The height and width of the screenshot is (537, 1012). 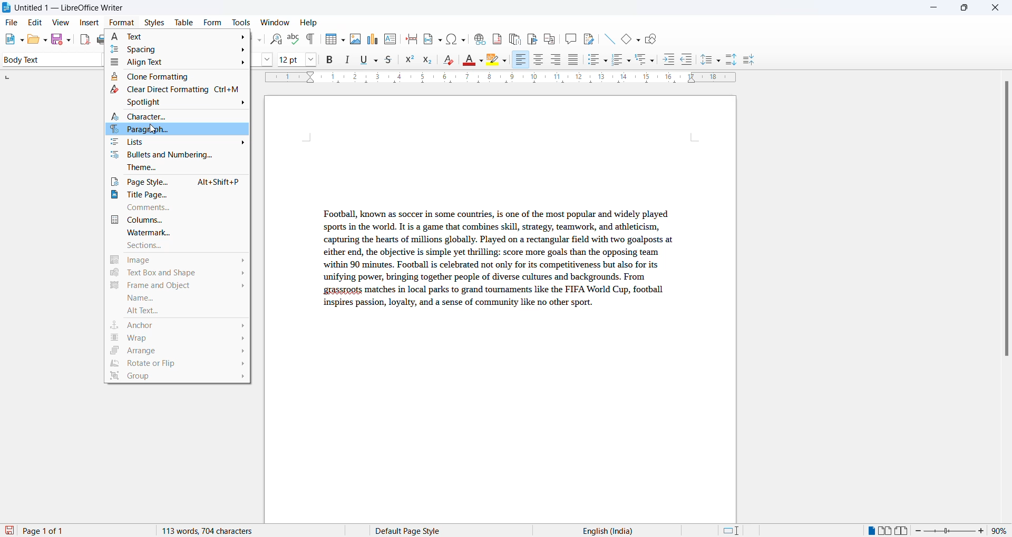 What do you see at coordinates (333, 40) in the screenshot?
I see `insert image` at bounding box center [333, 40].